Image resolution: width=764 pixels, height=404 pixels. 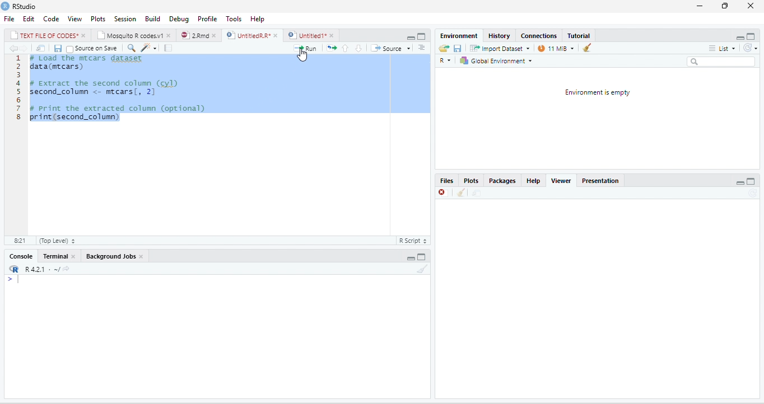 I want to click on 14 MB, so click(x=556, y=48).